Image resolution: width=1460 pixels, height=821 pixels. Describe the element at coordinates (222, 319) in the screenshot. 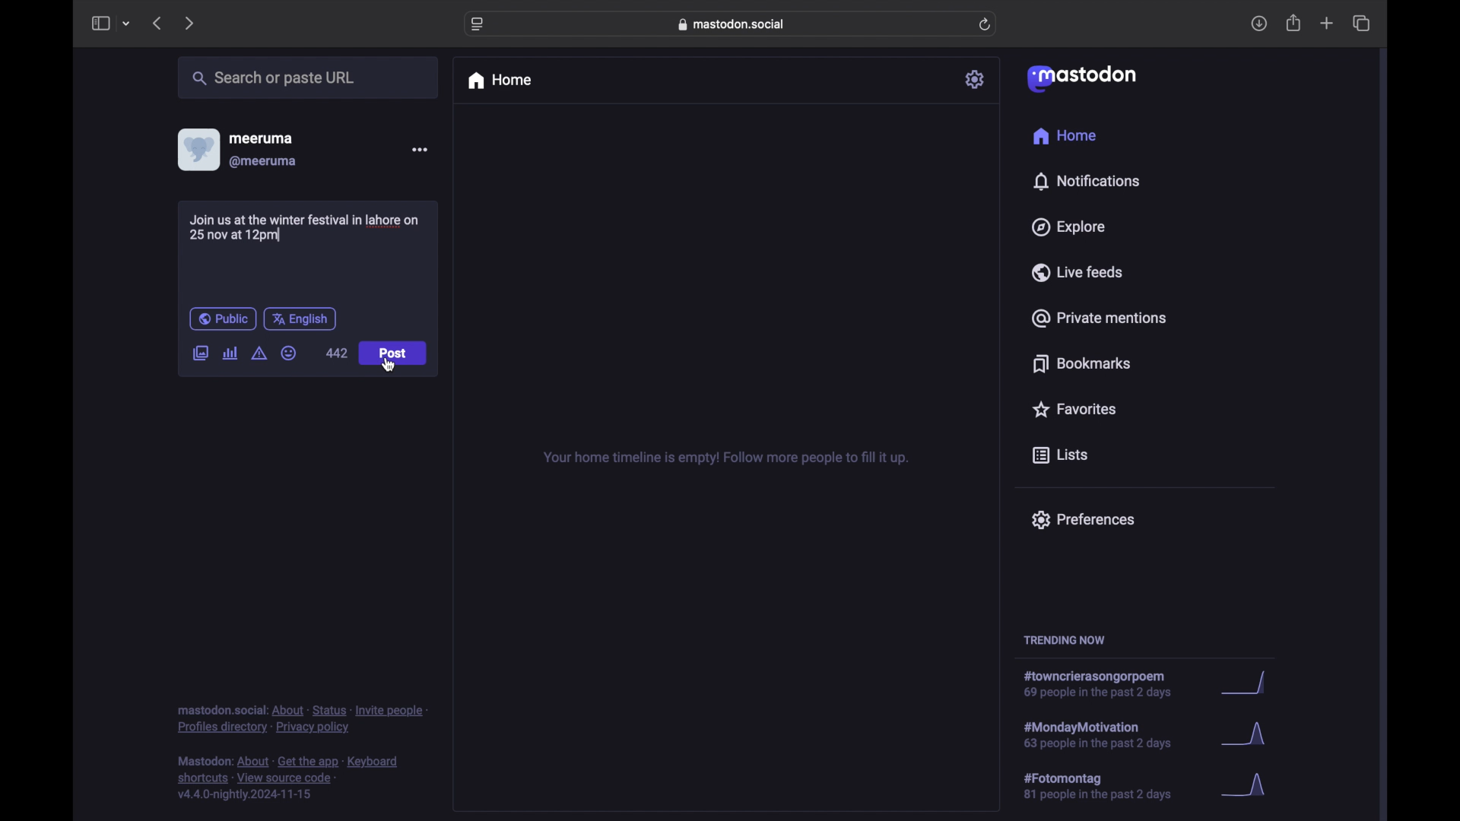

I see `public` at that location.